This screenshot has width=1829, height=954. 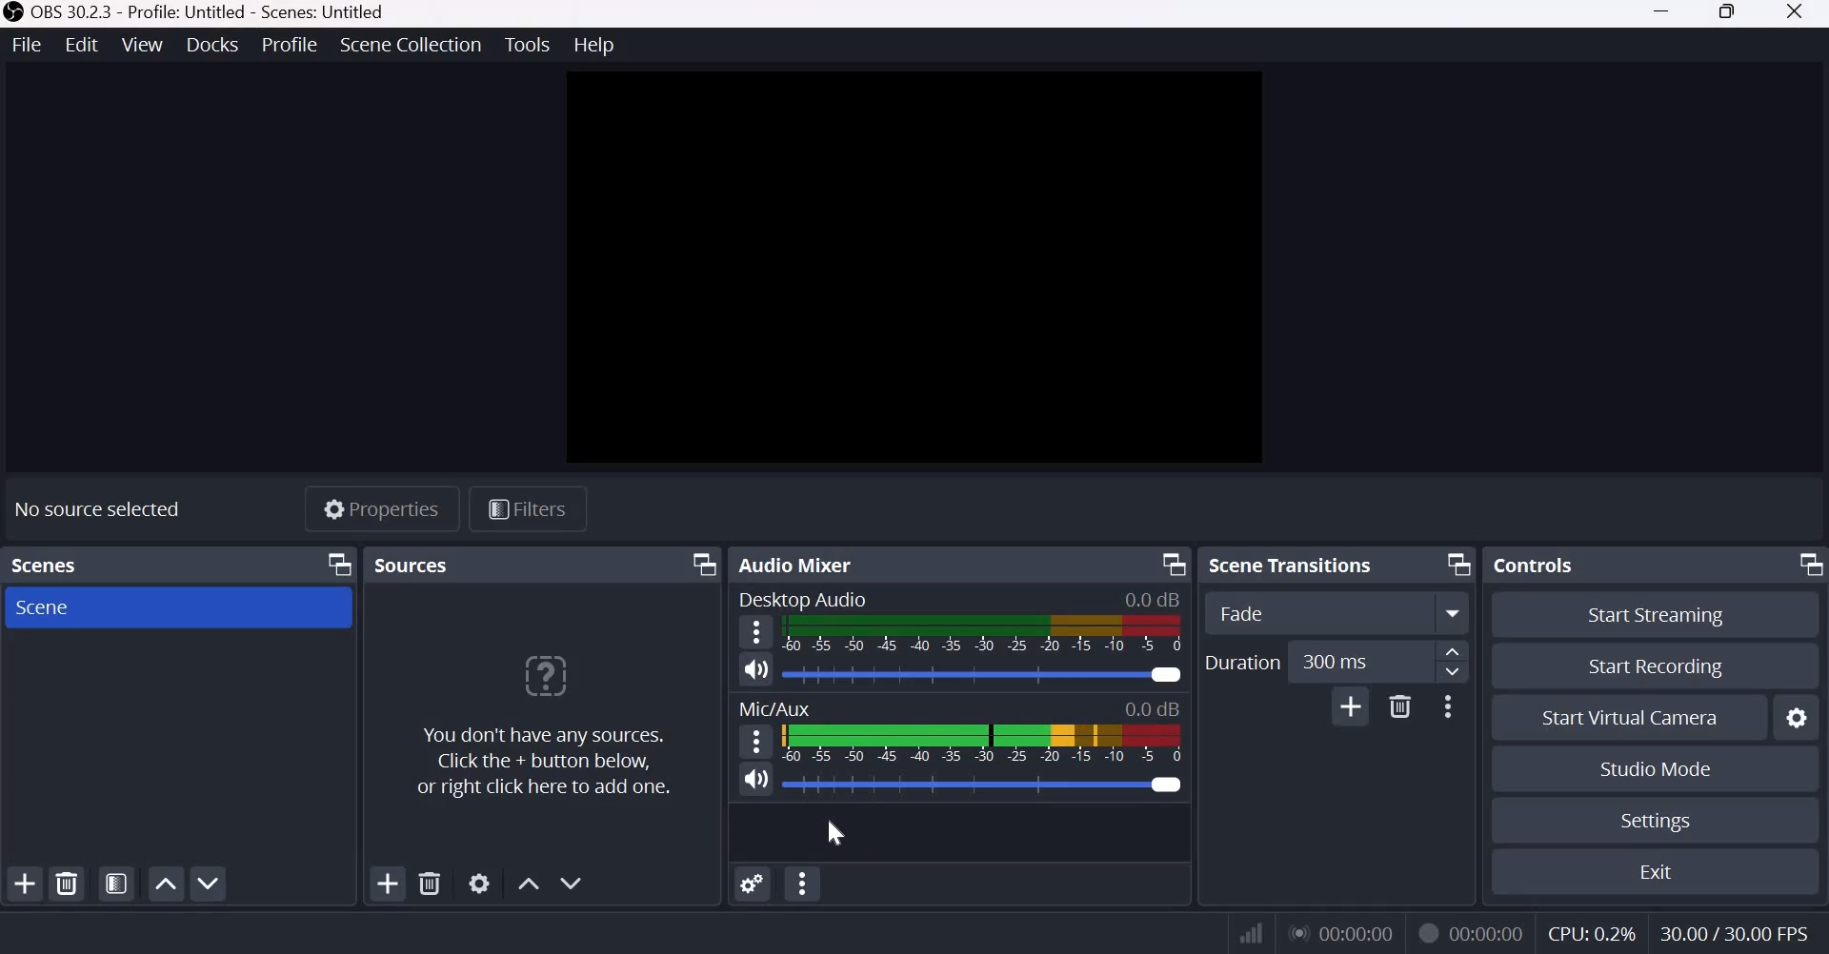 What do you see at coordinates (1657, 767) in the screenshot?
I see `Studio Mode` at bounding box center [1657, 767].